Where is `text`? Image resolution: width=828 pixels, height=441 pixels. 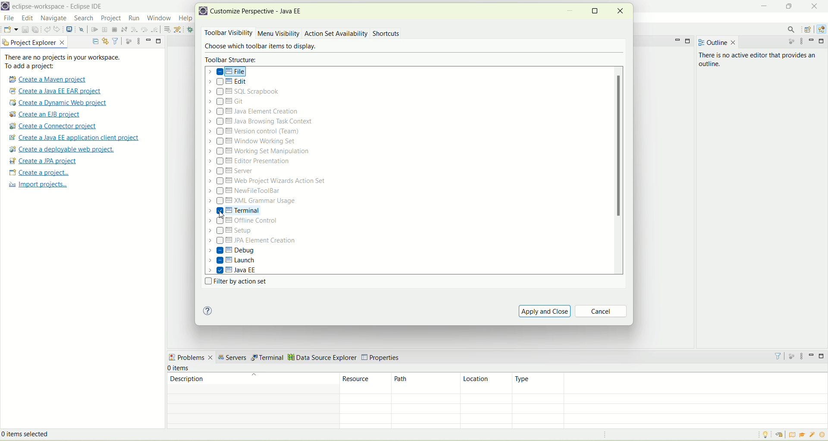
text is located at coordinates (68, 62).